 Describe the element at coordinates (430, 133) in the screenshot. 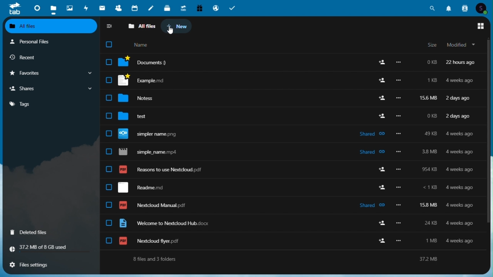

I see `49kb` at that location.